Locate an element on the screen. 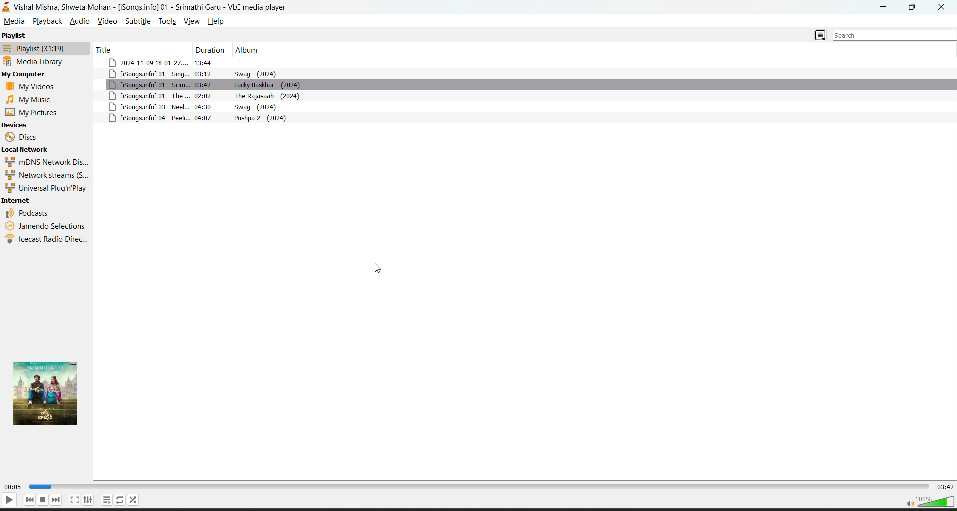 The height and width of the screenshot is (511, 957). local network is located at coordinates (26, 149).